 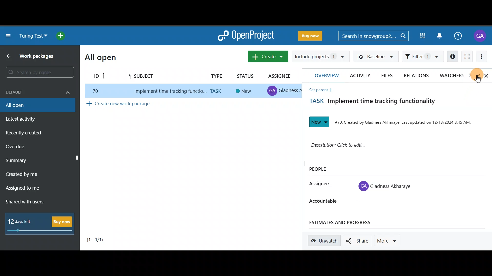 I want to click on Activate zen mode, so click(x=469, y=56).